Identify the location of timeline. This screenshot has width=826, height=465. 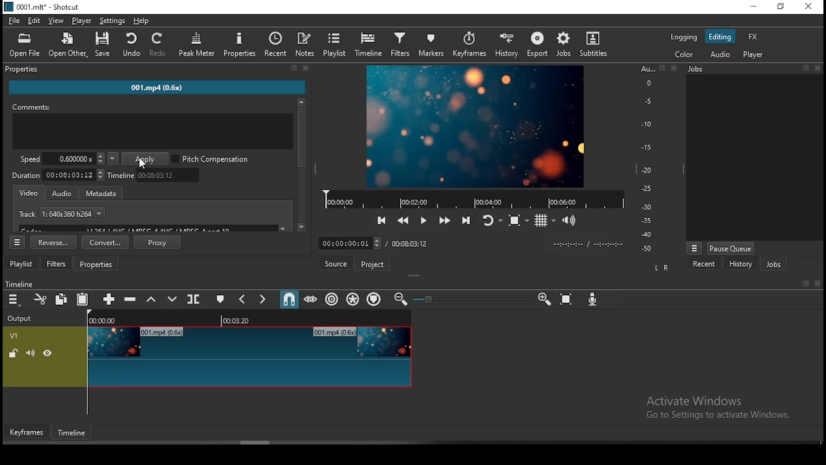
(371, 45).